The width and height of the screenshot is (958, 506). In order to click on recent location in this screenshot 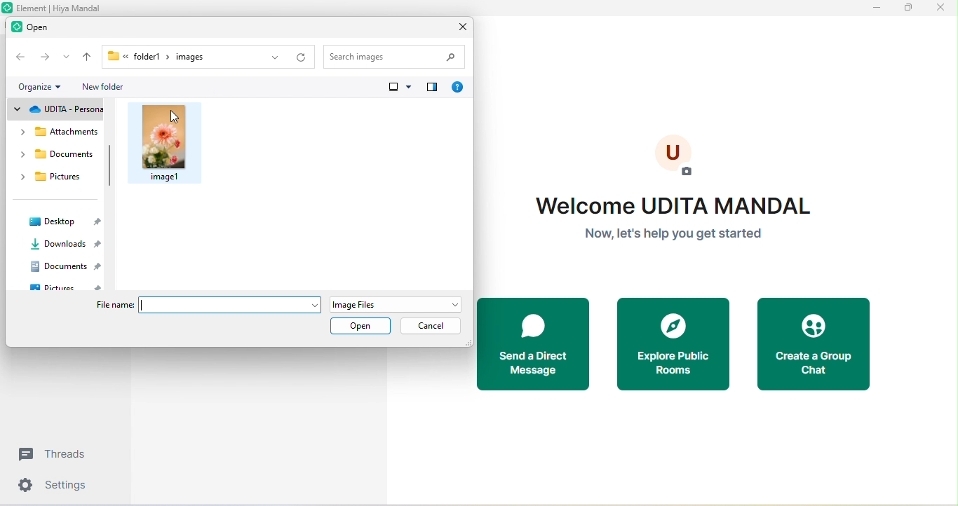, I will do `click(66, 58)`.